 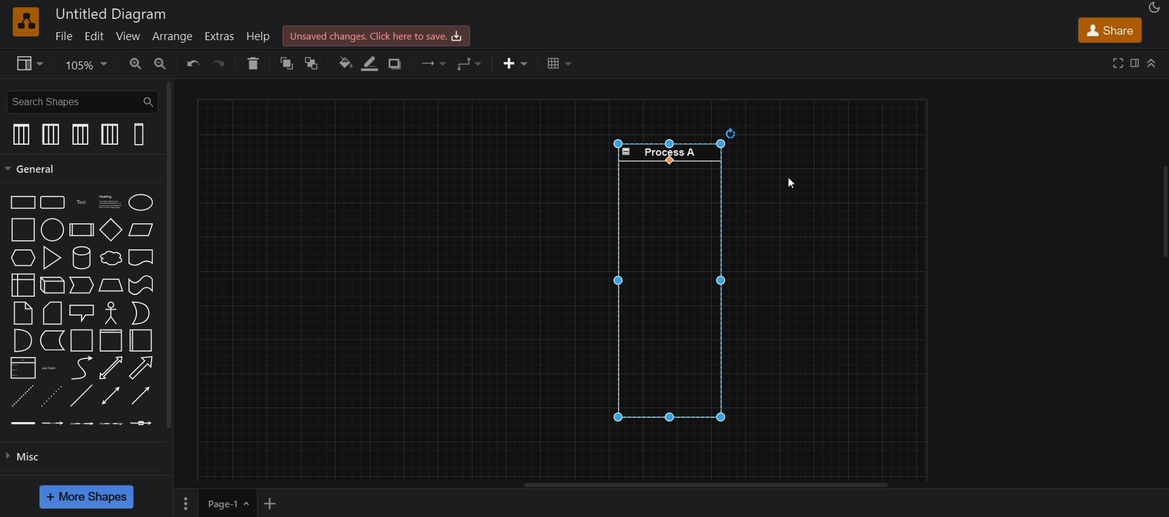 I want to click on directional connector, so click(x=143, y=398).